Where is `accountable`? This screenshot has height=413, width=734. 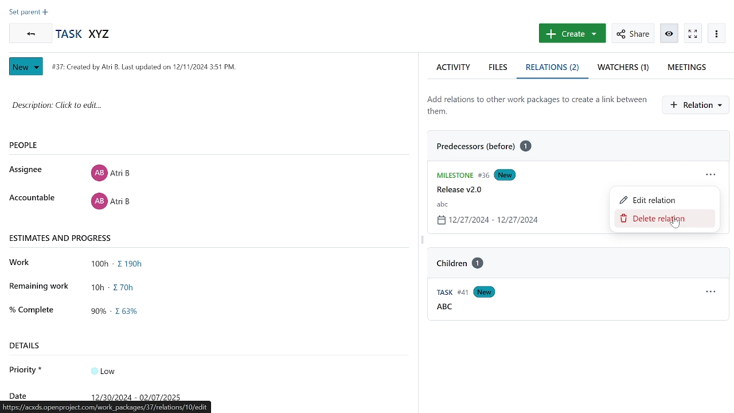
accountable is located at coordinates (110, 203).